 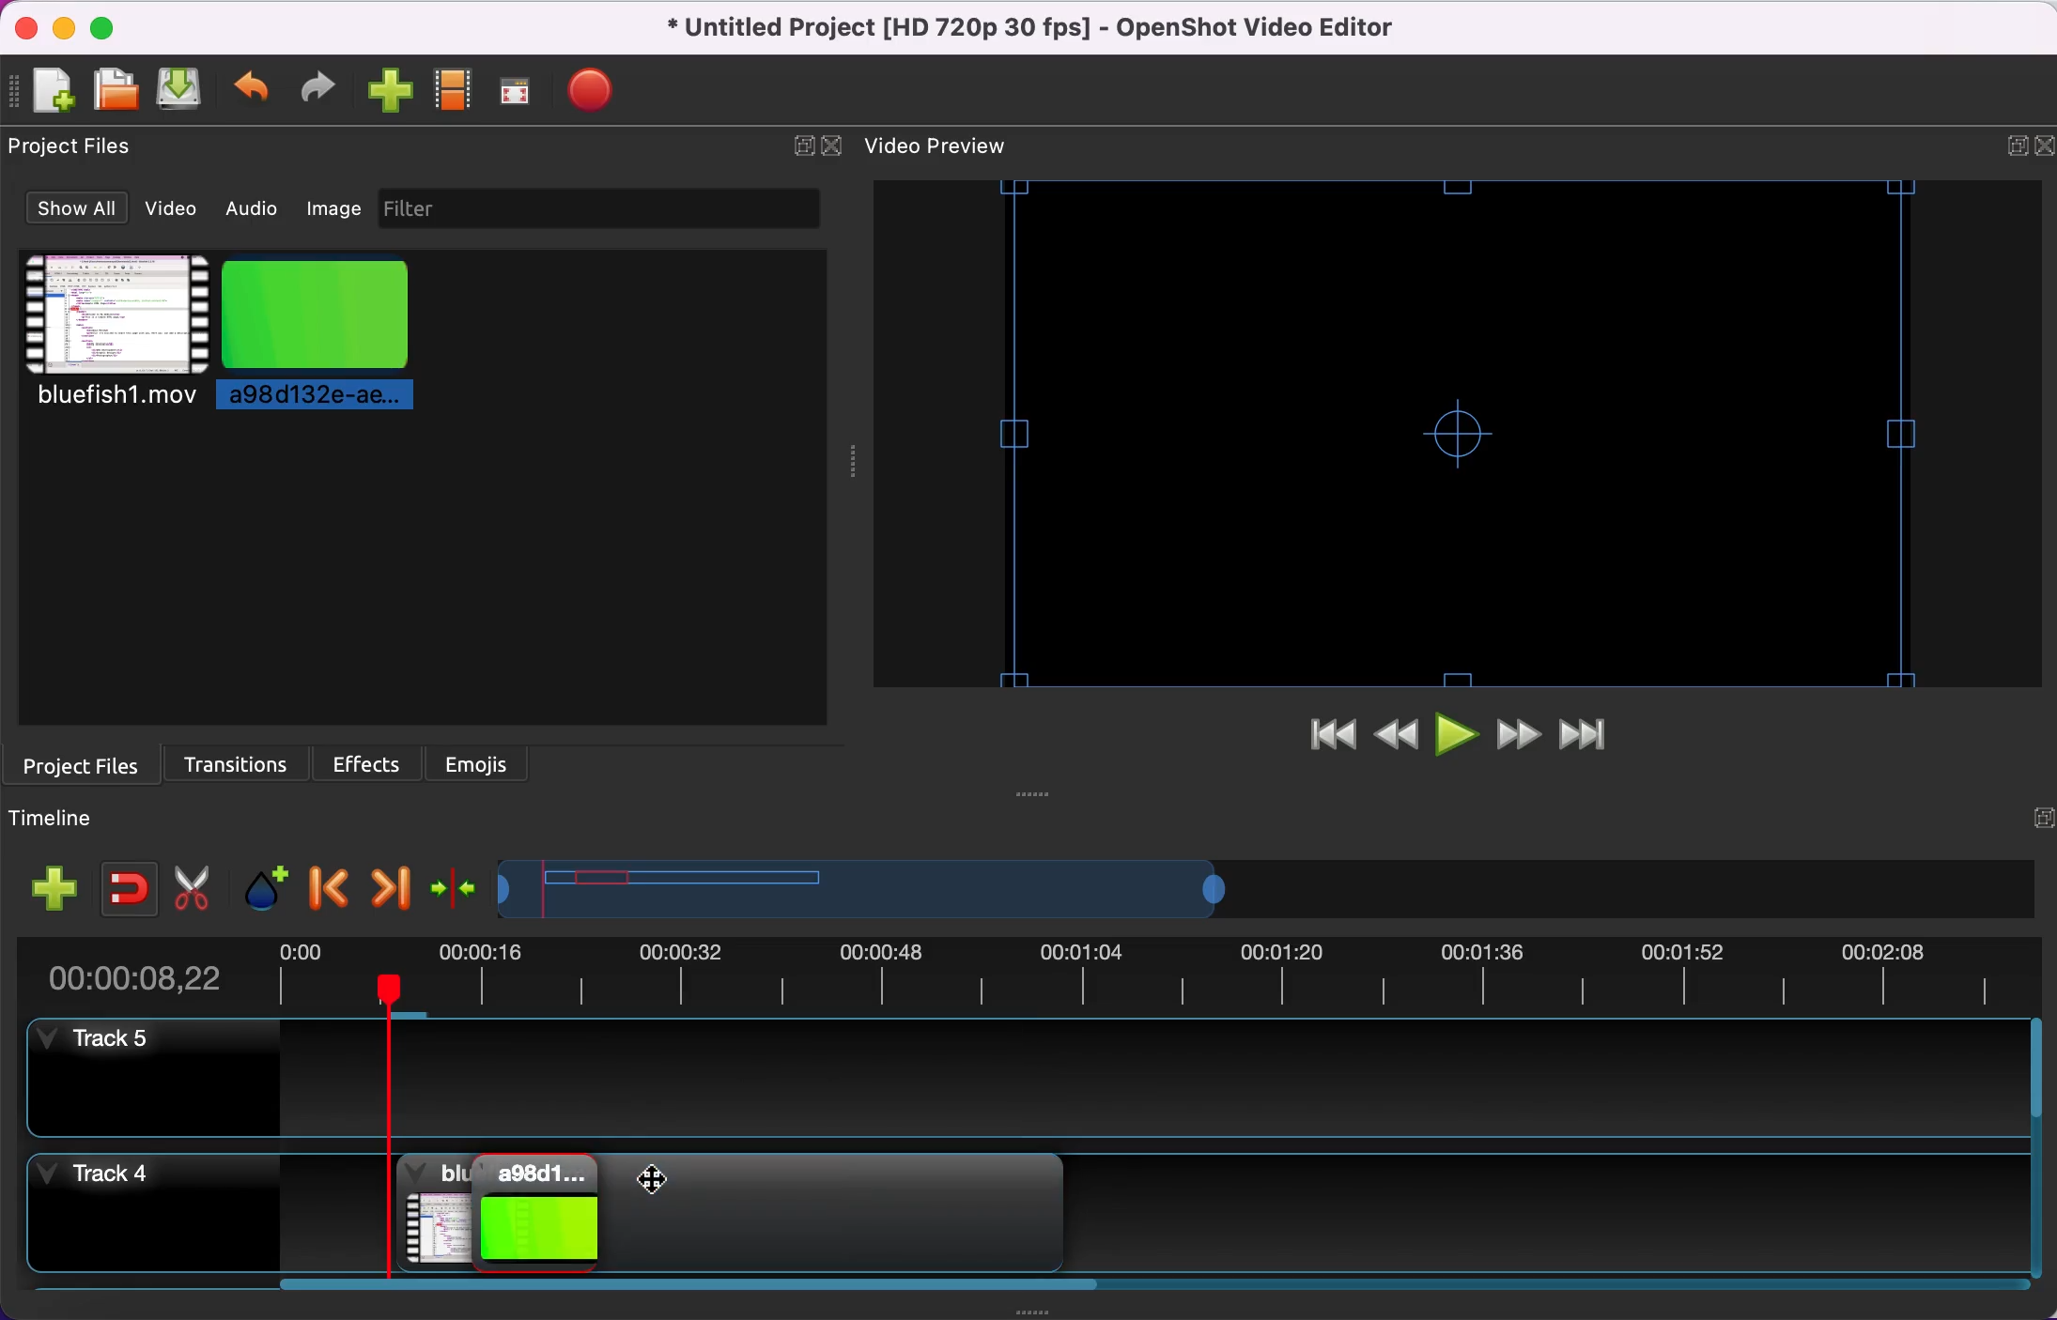 What do you see at coordinates (24, 27) in the screenshot?
I see `` at bounding box center [24, 27].